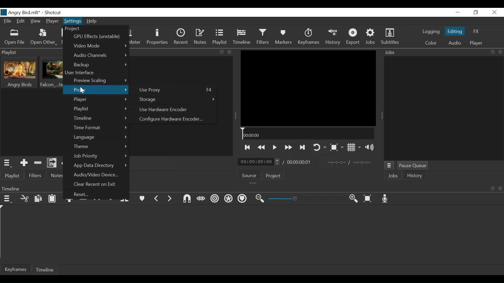  Describe the element at coordinates (51, 73) in the screenshot. I see `Clip` at that location.